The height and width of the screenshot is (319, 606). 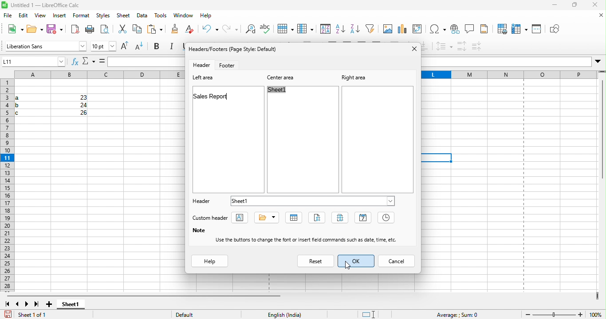 I want to click on chat, so click(x=386, y=30).